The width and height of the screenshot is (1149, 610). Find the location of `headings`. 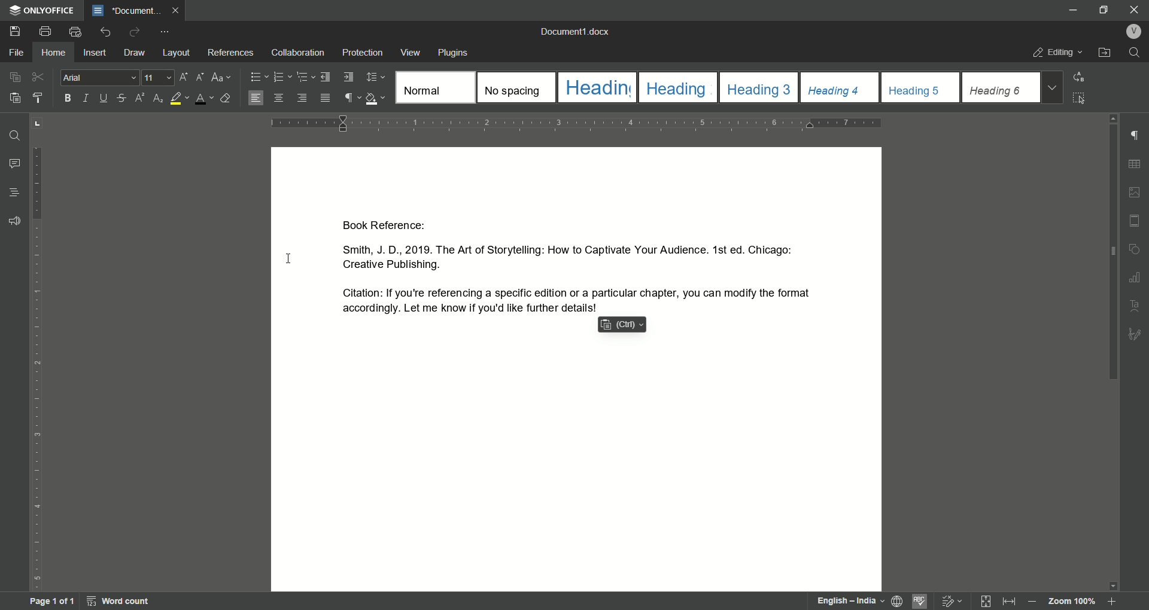

headings is located at coordinates (921, 87).